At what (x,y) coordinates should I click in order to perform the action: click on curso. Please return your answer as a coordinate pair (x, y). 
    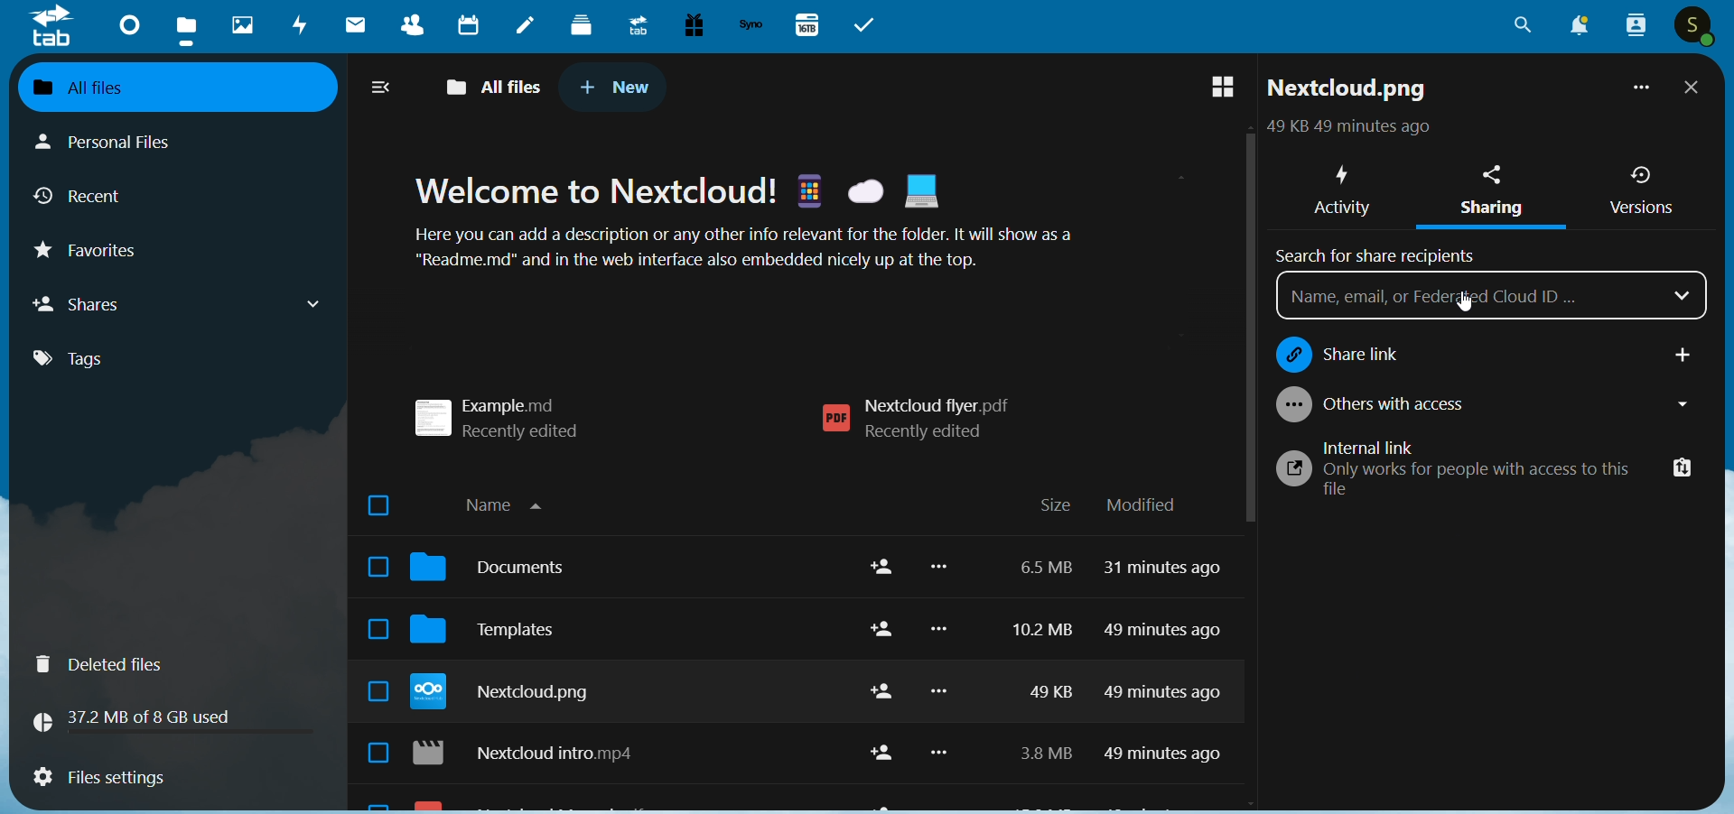
    Looking at the image, I should click on (1484, 309).